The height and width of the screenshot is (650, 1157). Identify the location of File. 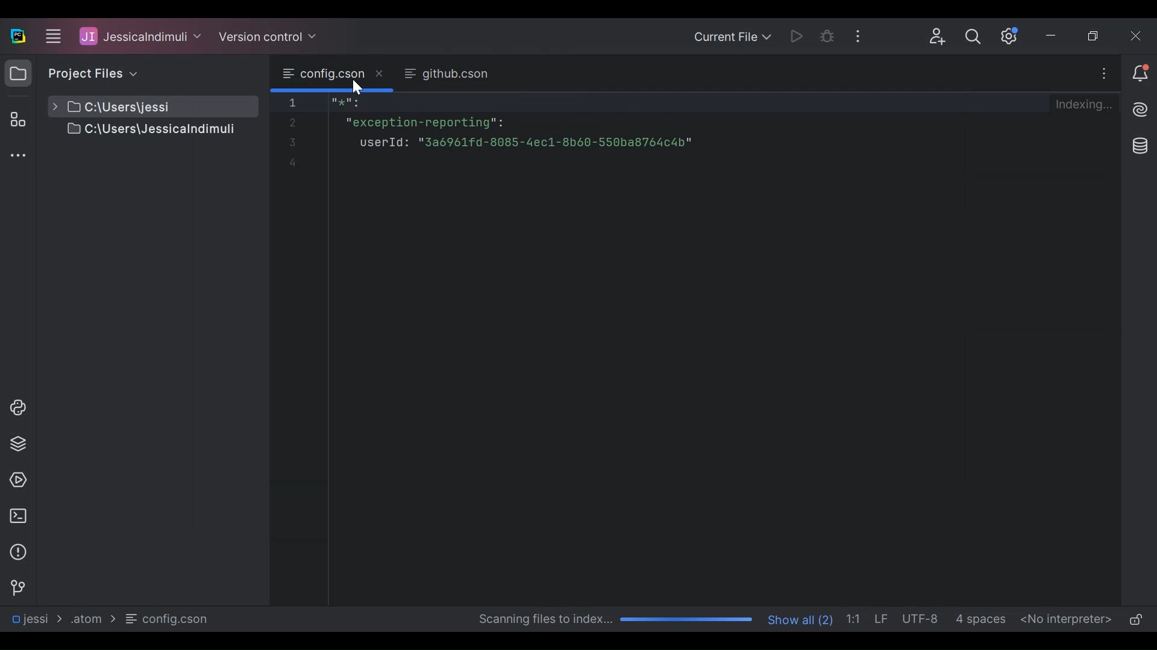
(169, 619).